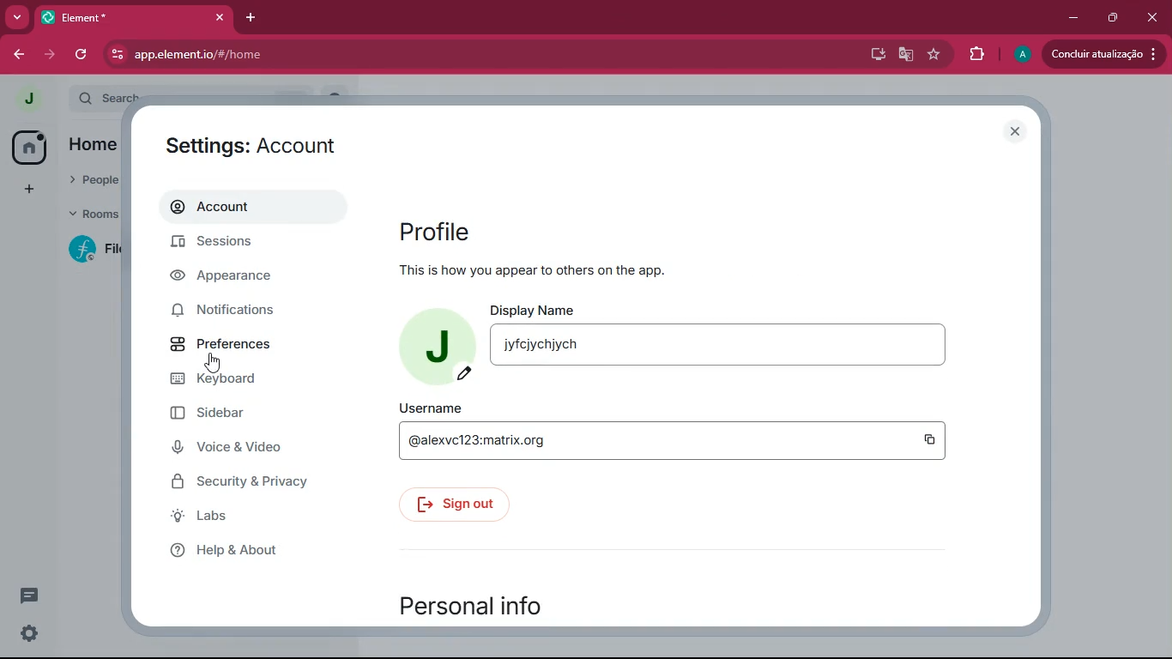 This screenshot has width=1172, height=659. I want to click on security & Privacy, so click(248, 483).